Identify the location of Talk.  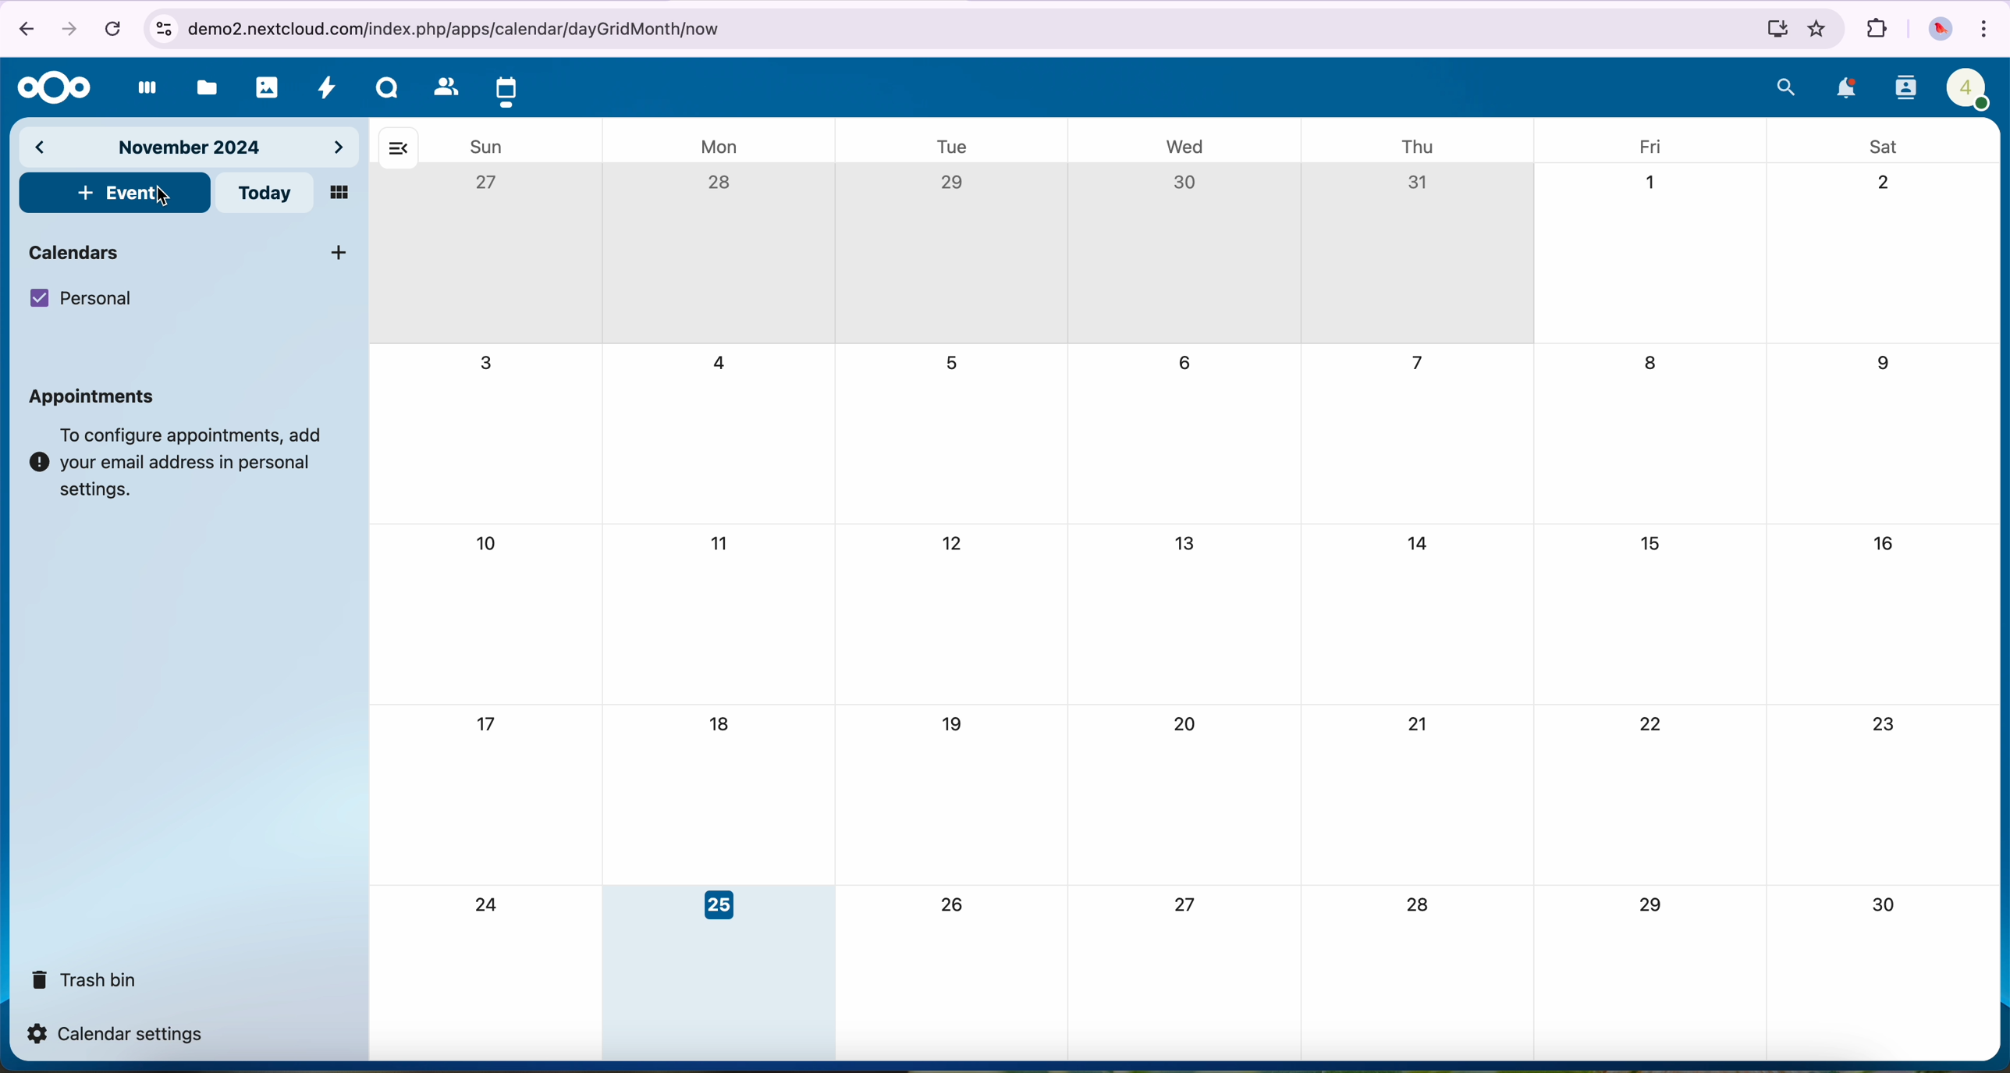
(387, 87).